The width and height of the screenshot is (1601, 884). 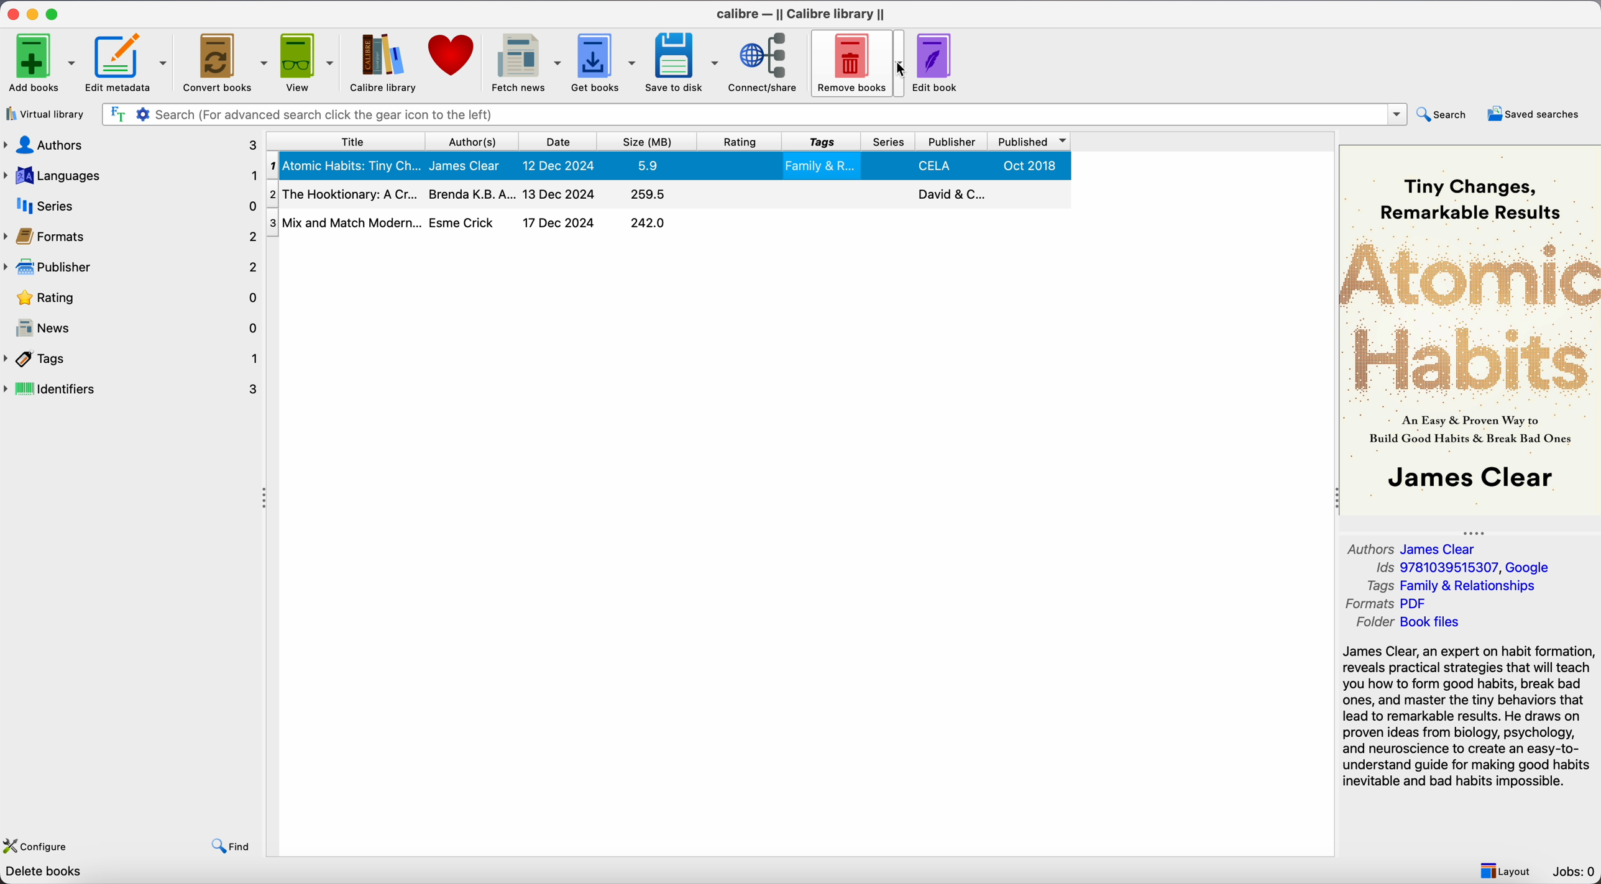 What do you see at coordinates (560, 194) in the screenshot?
I see `13 Dec 2024` at bounding box center [560, 194].